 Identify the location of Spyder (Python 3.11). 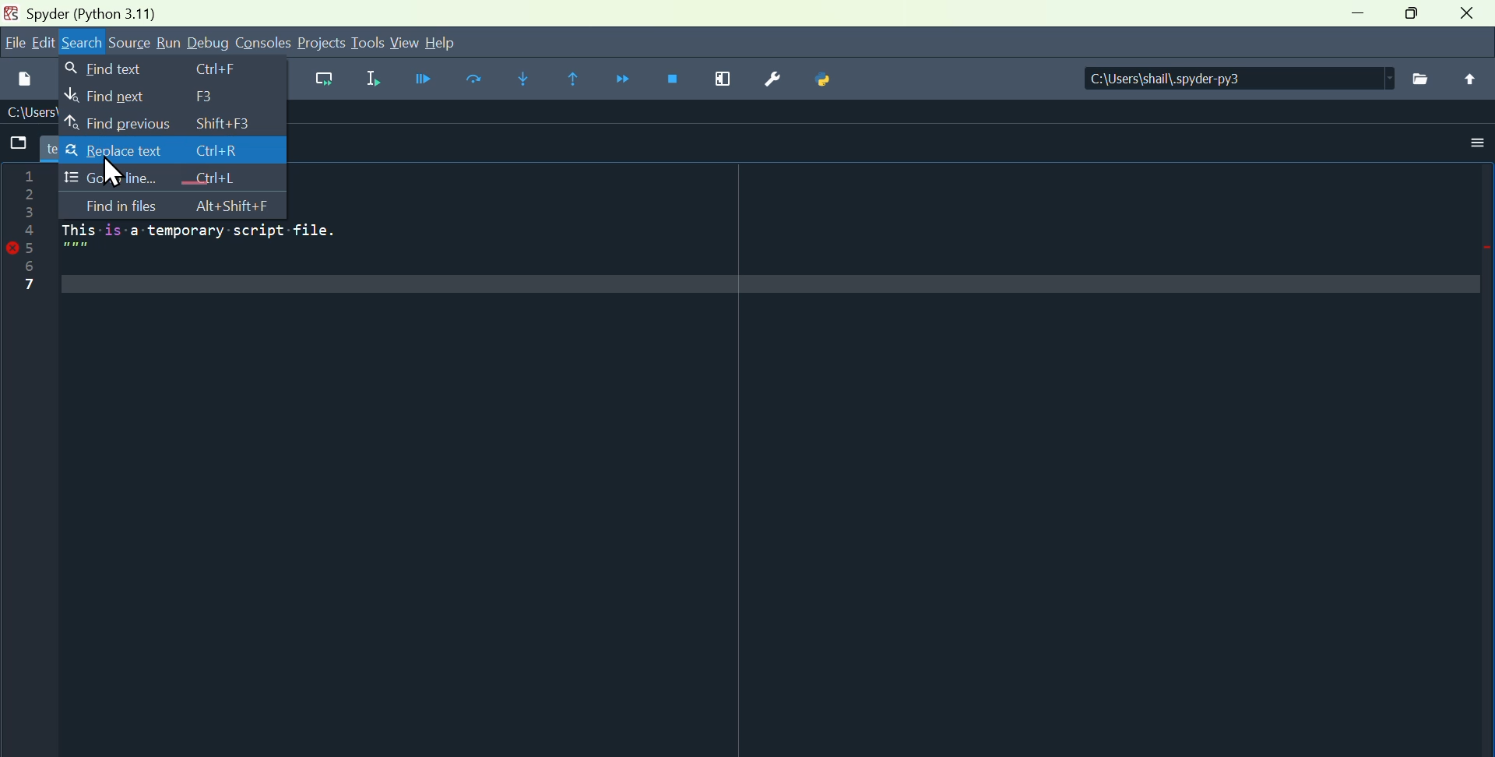
(145, 13).